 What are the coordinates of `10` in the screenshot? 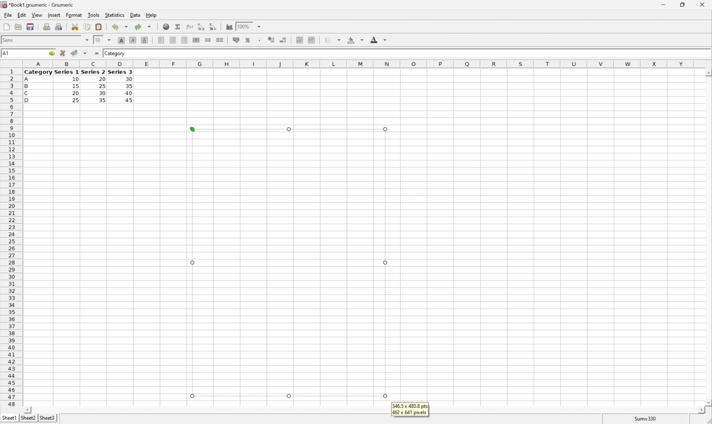 It's located at (98, 40).